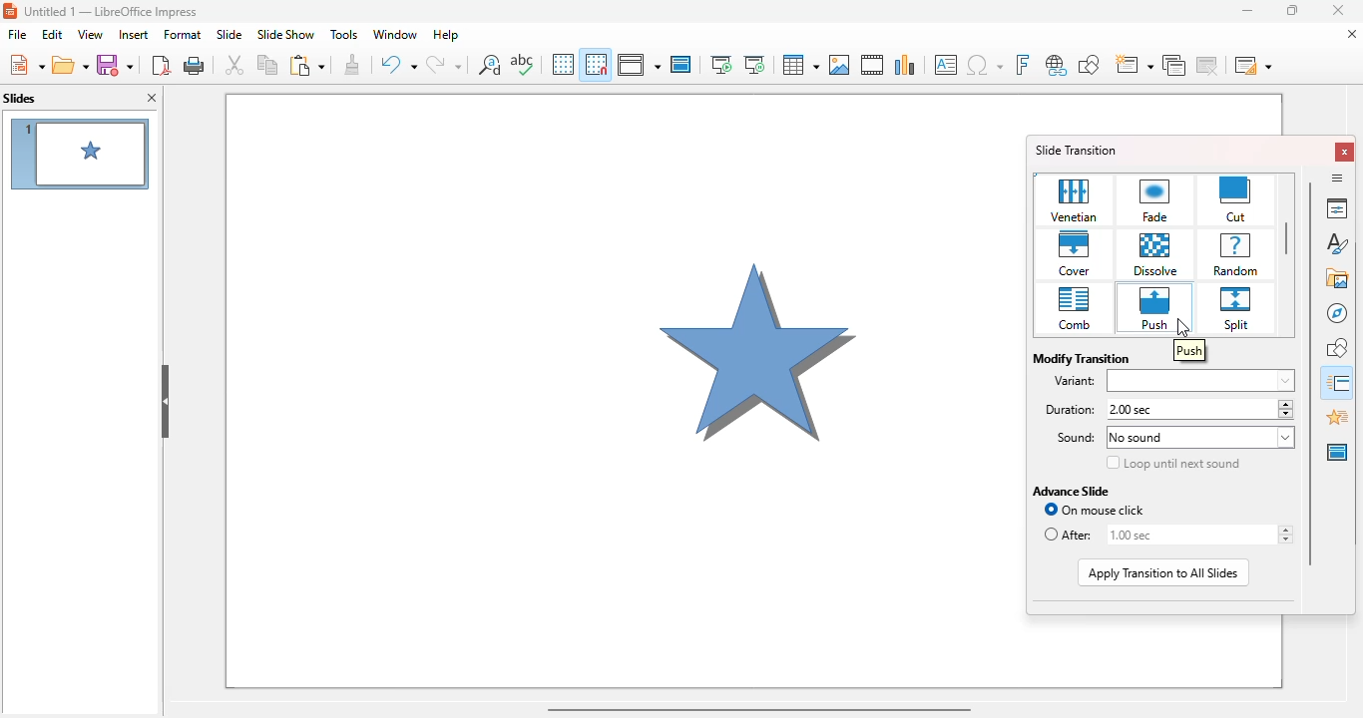 The height and width of the screenshot is (718, 1363). Describe the element at coordinates (873, 65) in the screenshot. I see `insert audio or video` at that location.